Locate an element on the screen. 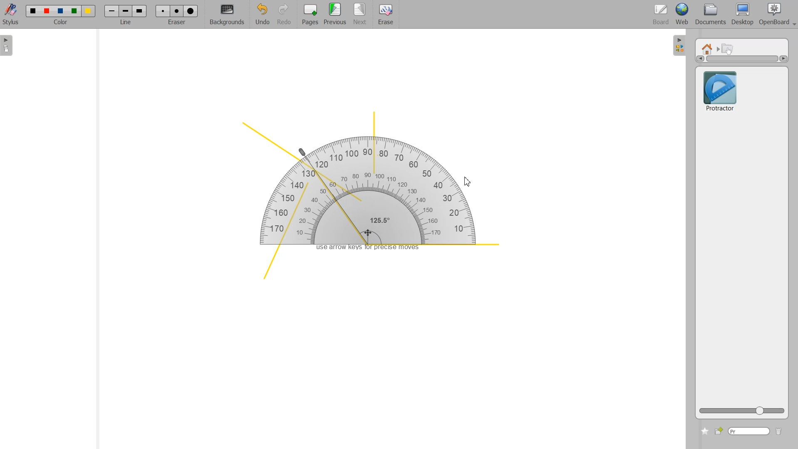  Line is located at coordinates (126, 11).